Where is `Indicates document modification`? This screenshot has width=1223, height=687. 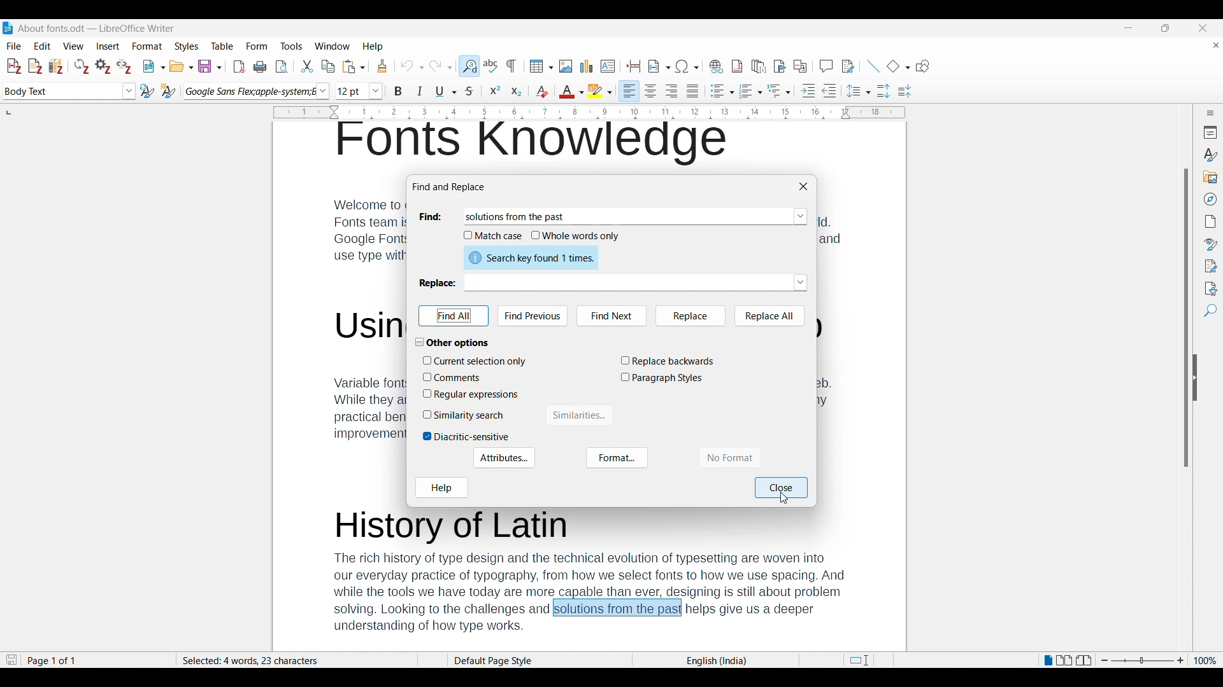 Indicates document modification is located at coordinates (11, 660).